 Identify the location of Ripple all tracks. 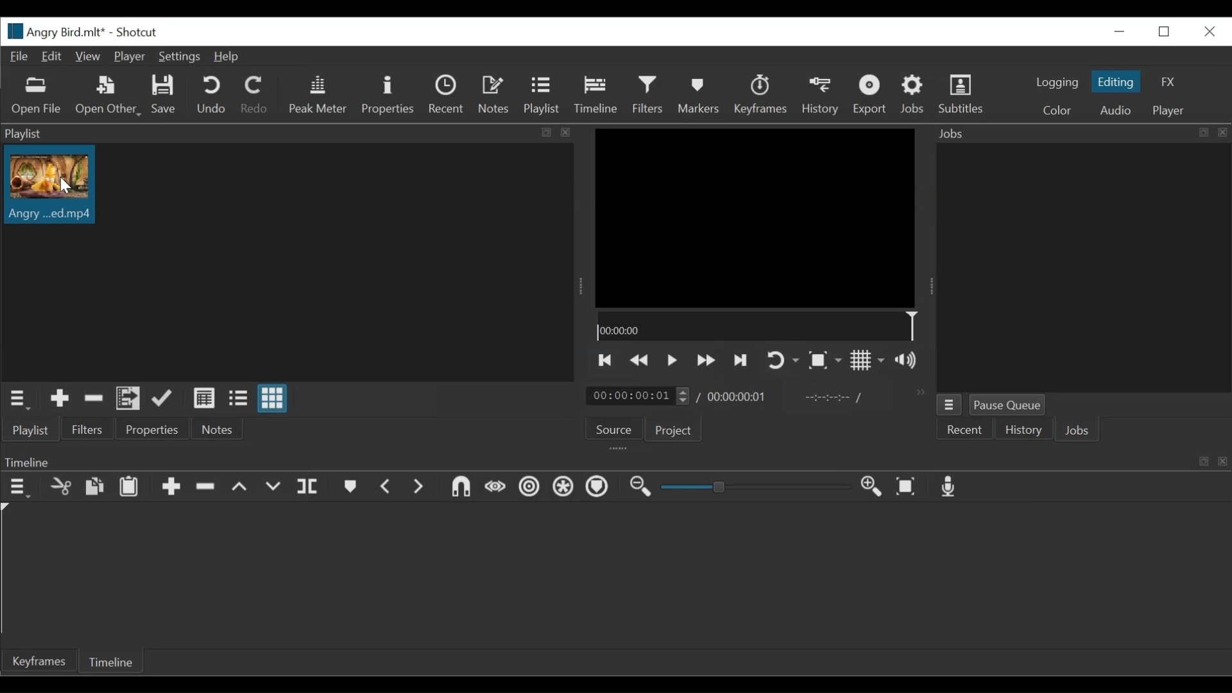
(564, 488).